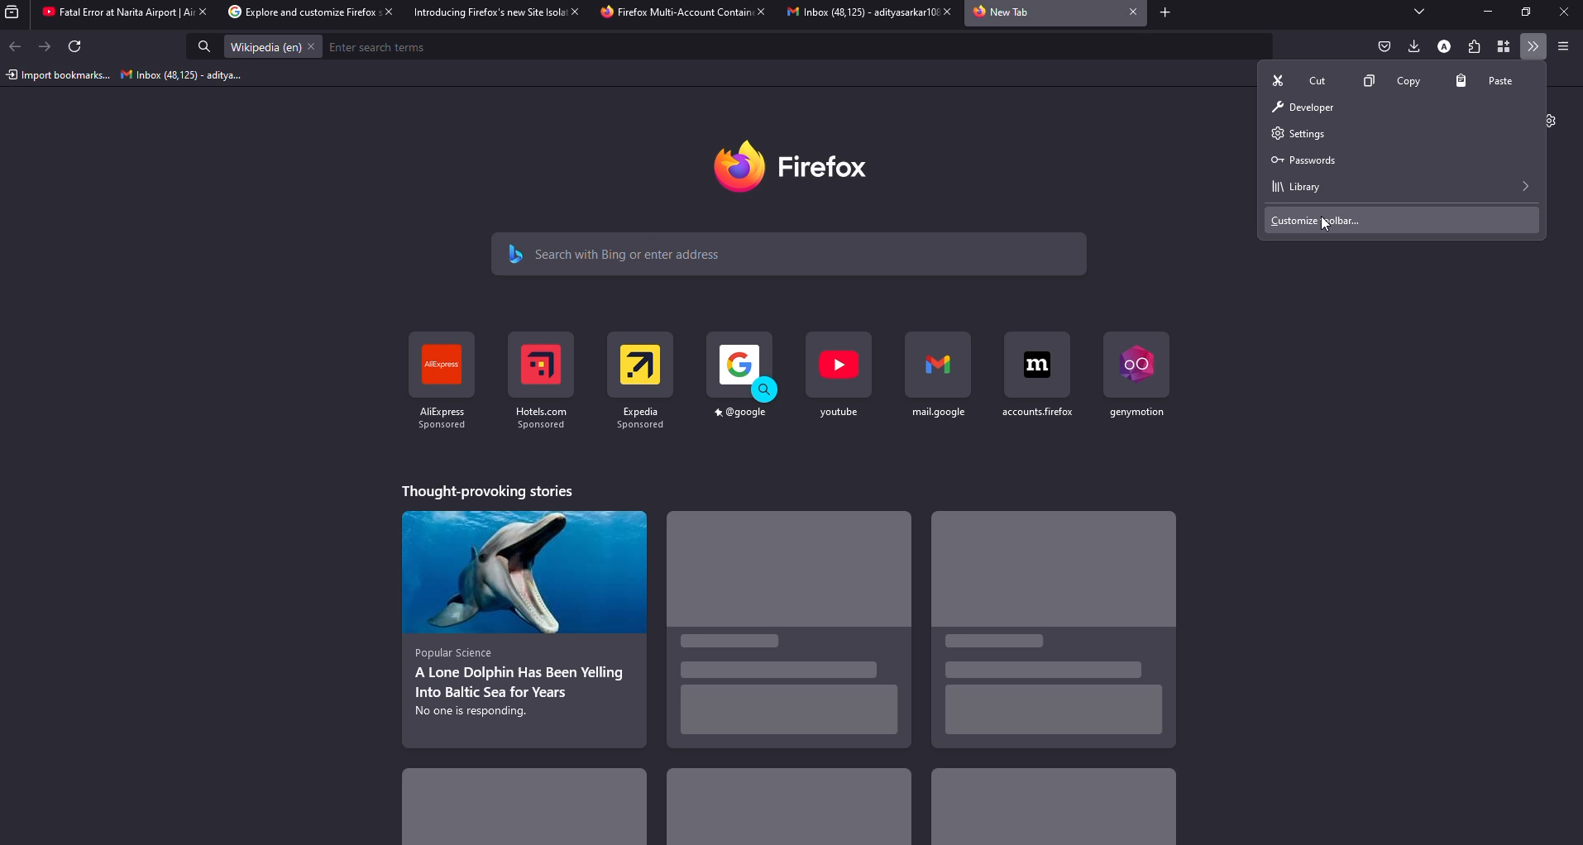  I want to click on more tools, so click(1535, 47).